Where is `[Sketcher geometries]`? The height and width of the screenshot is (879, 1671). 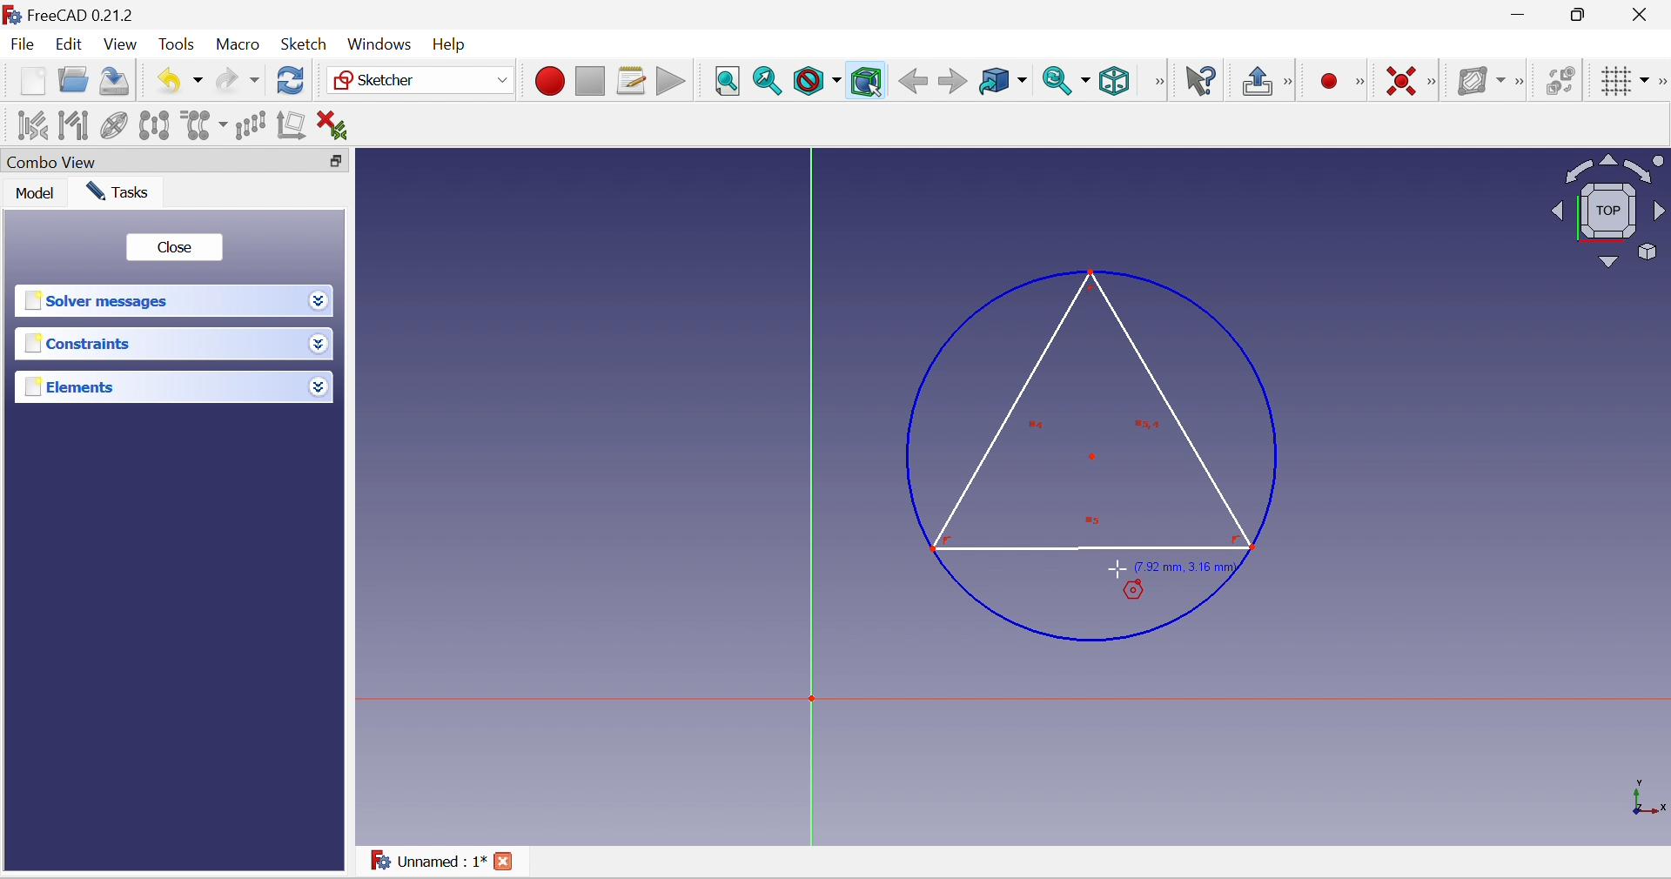
[Sketcher geometries] is located at coordinates (1361, 84).